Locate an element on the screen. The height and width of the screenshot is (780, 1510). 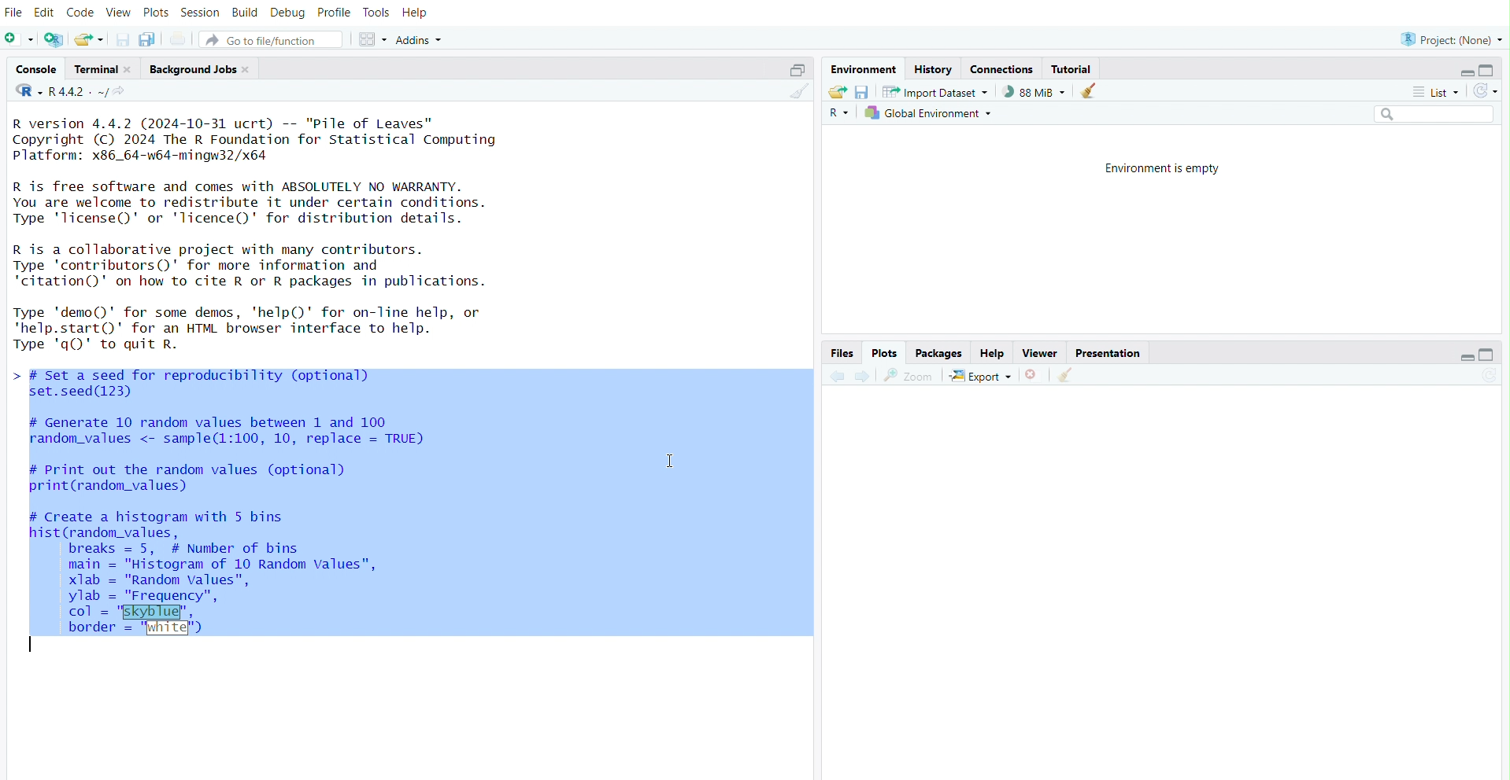
Details of R and its license is located at coordinates (288, 202).